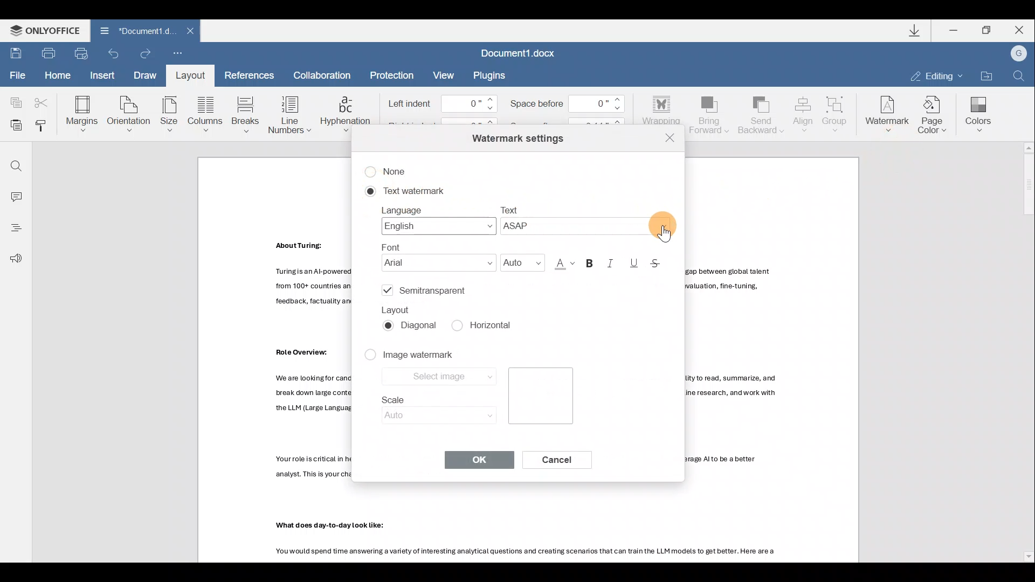 The height and width of the screenshot is (582, 1035). What do you see at coordinates (935, 113) in the screenshot?
I see `Page color` at bounding box center [935, 113].